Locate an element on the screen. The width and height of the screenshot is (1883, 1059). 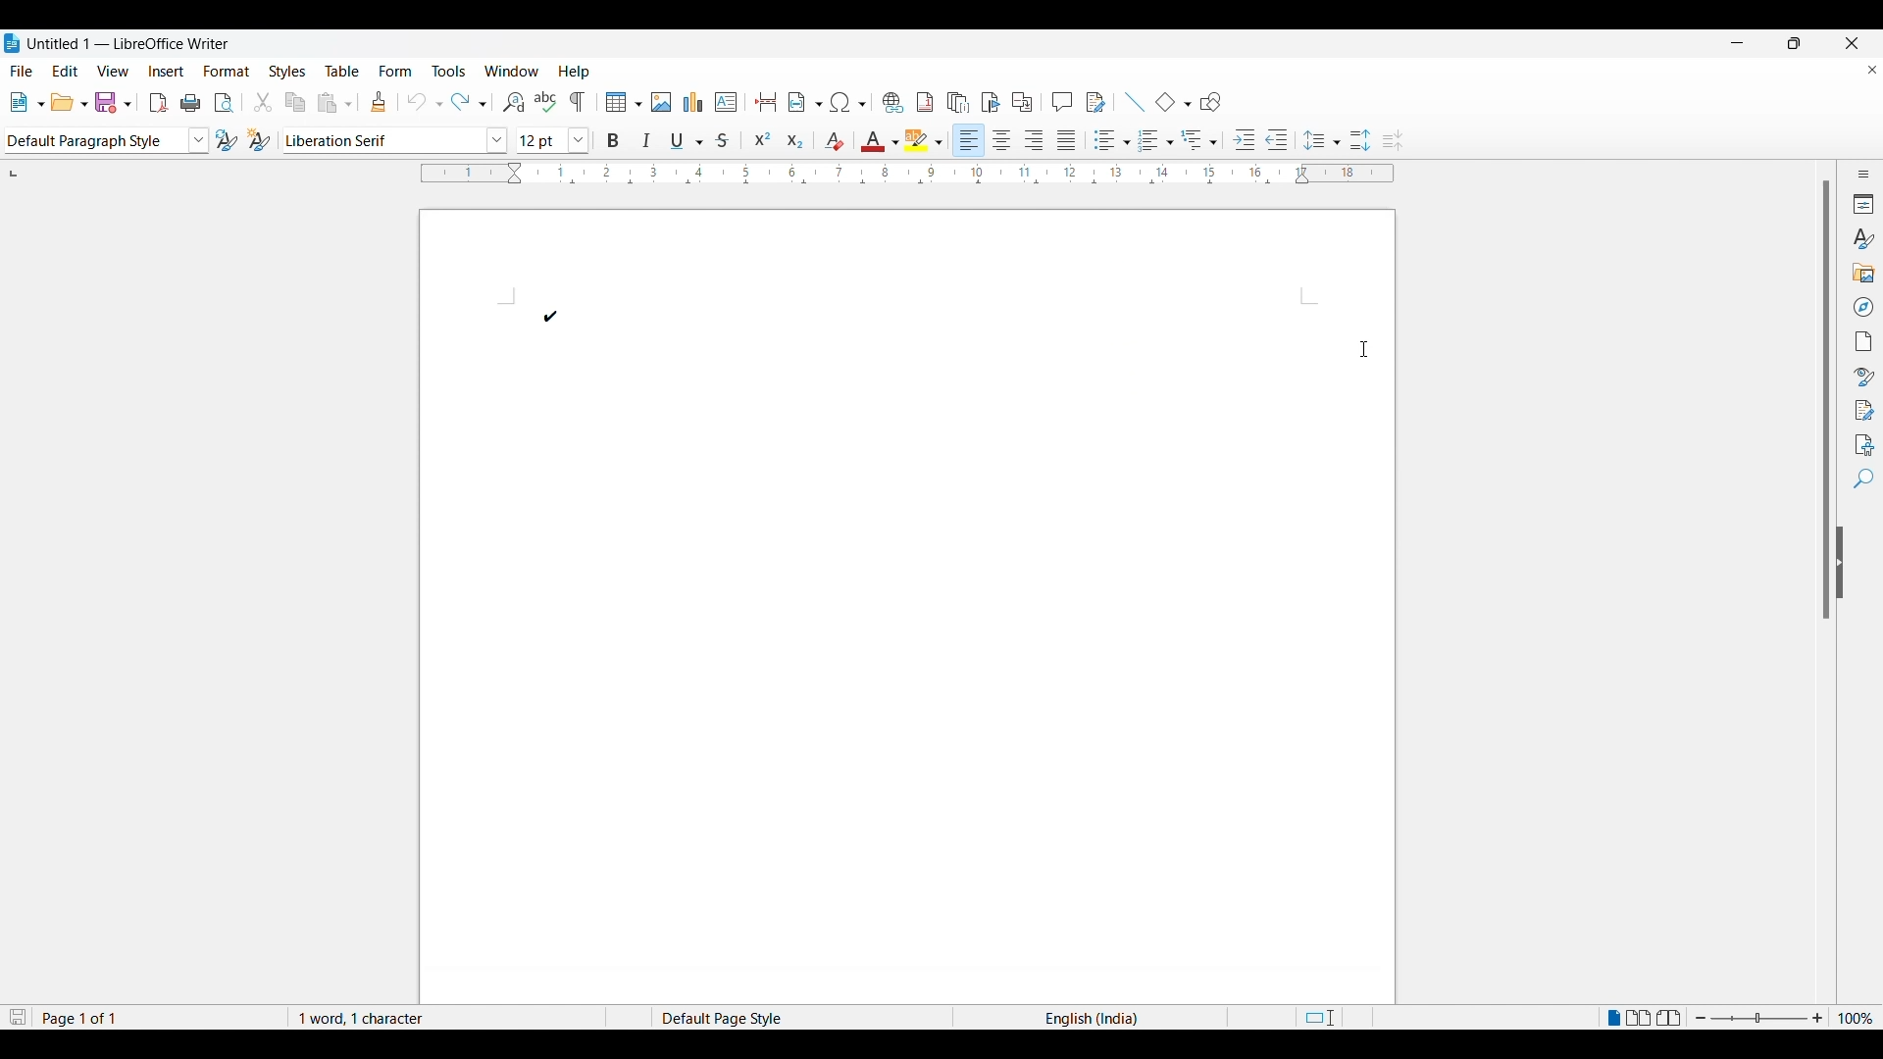
align right is located at coordinates (1039, 138).